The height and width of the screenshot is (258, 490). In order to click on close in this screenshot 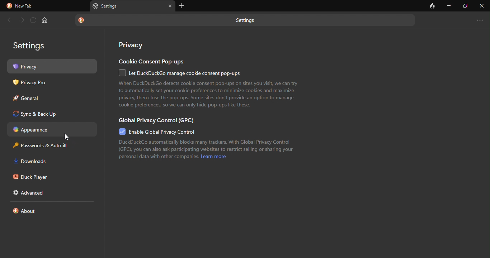, I will do `click(170, 6)`.